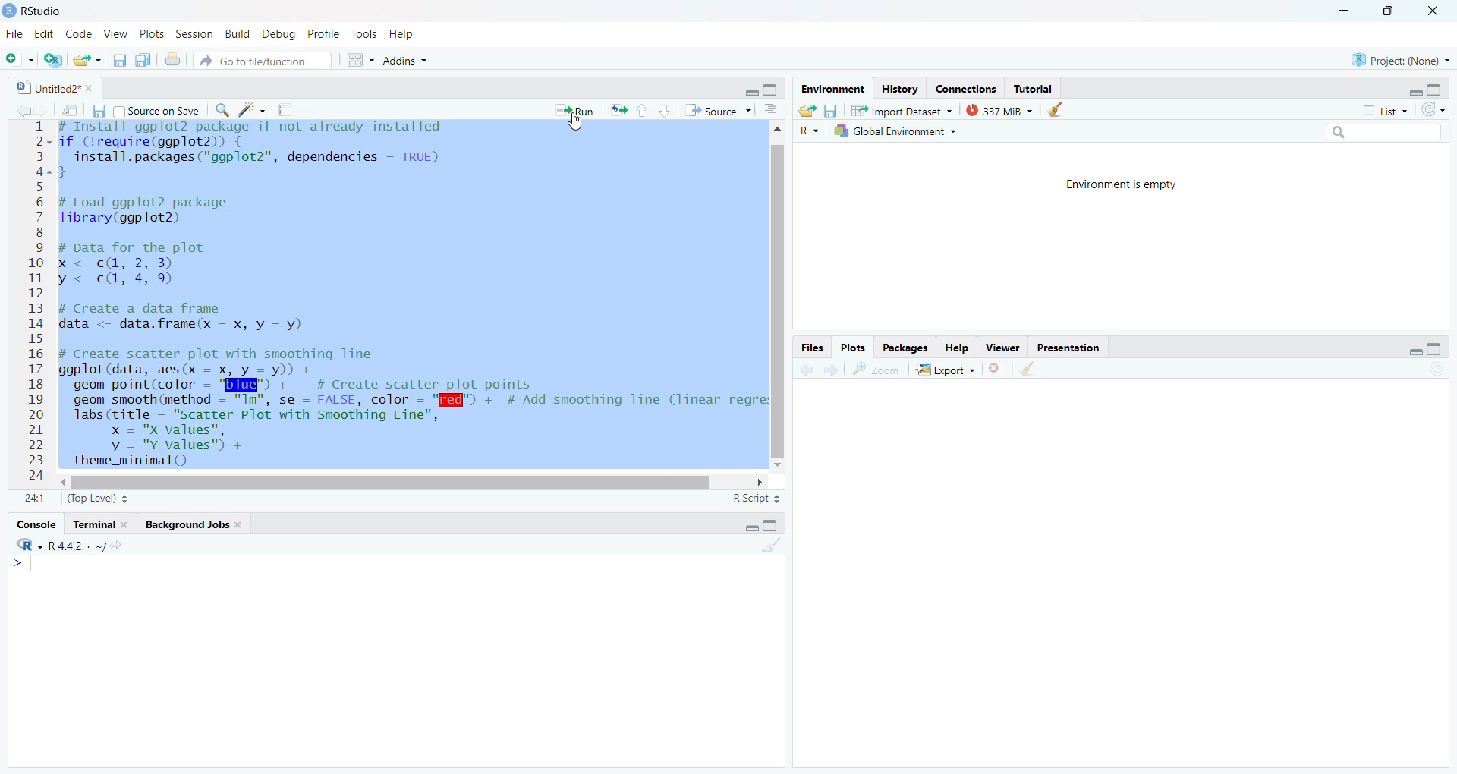 Image resolution: width=1457 pixels, height=774 pixels. Describe the element at coordinates (1004, 112) in the screenshot. I see `337 mb` at that location.